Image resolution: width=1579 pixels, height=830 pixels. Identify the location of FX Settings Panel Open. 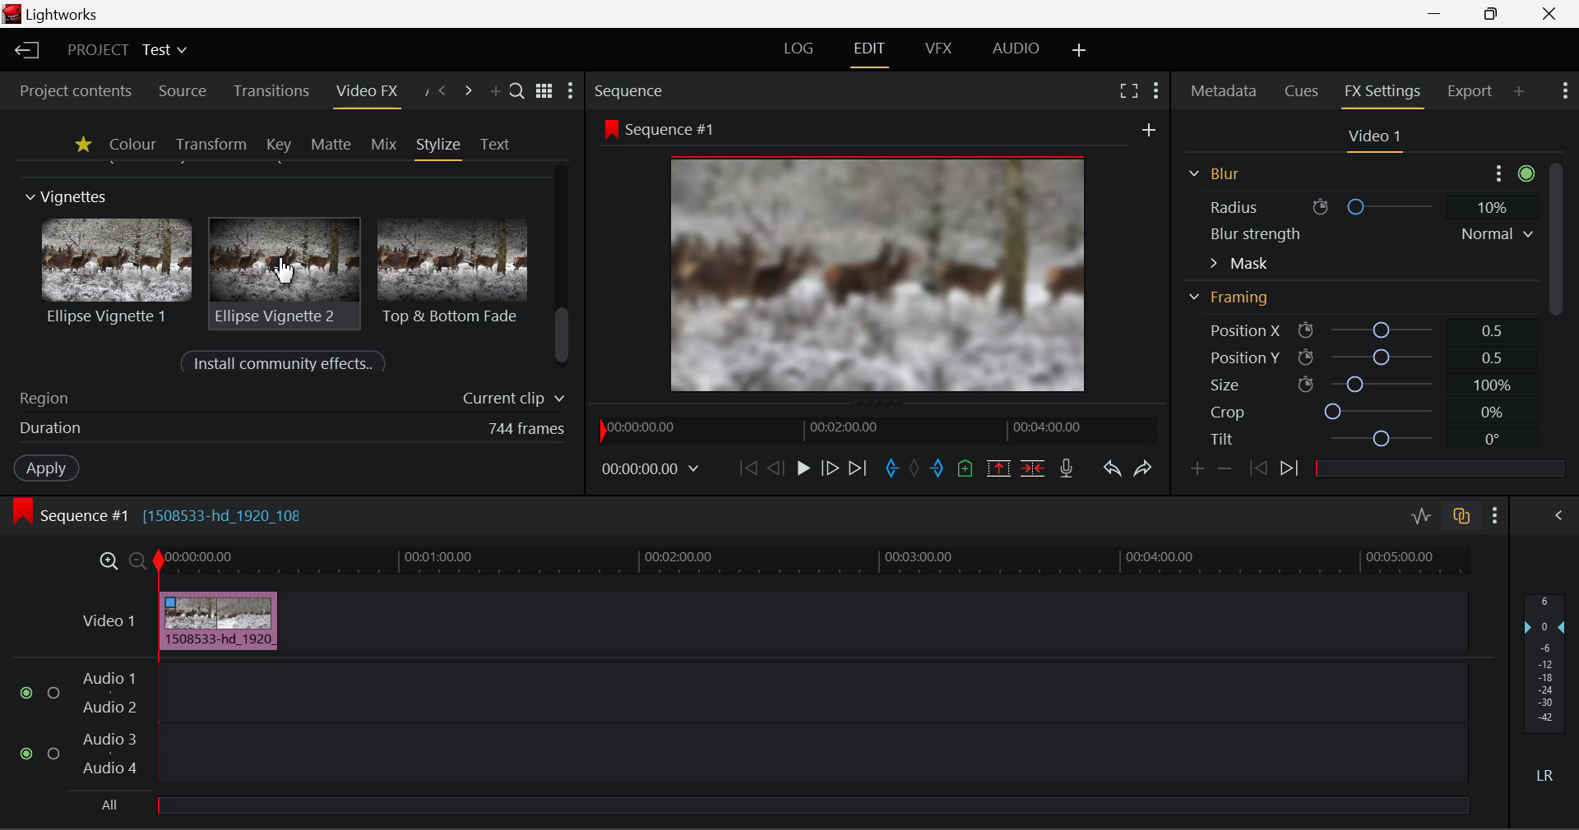
(1380, 94).